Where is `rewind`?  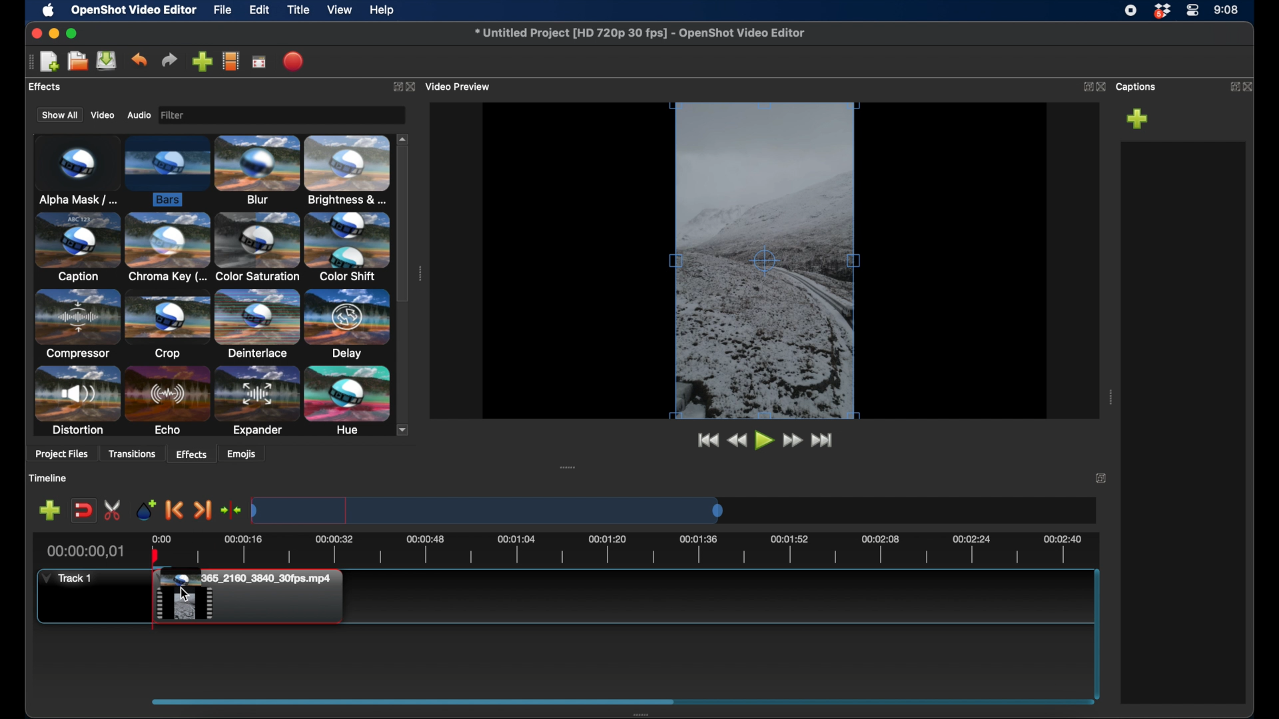 rewind is located at coordinates (737, 440).